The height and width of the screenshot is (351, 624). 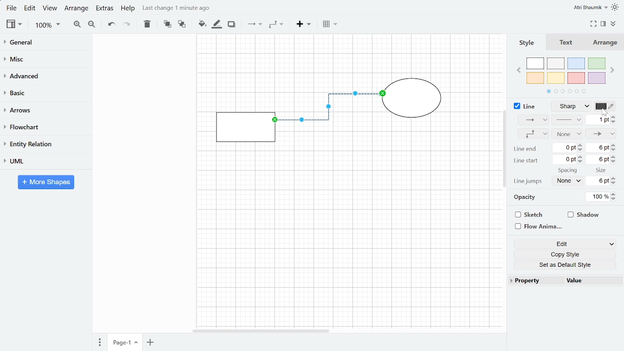 What do you see at coordinates (563, 264) in the screenshot?
I see `Set as default style` at bounding box center [563, 264].